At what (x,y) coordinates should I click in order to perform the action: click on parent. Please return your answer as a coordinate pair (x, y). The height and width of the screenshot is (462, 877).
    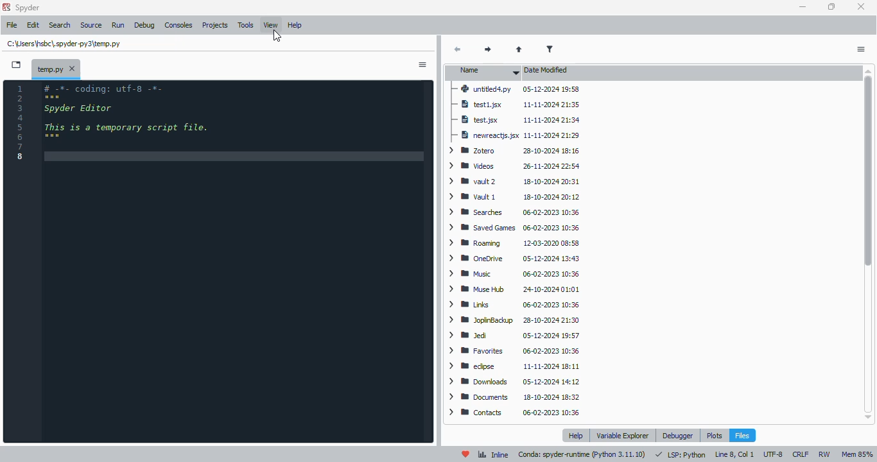
    Looking at the image, I should click on (519, 49).